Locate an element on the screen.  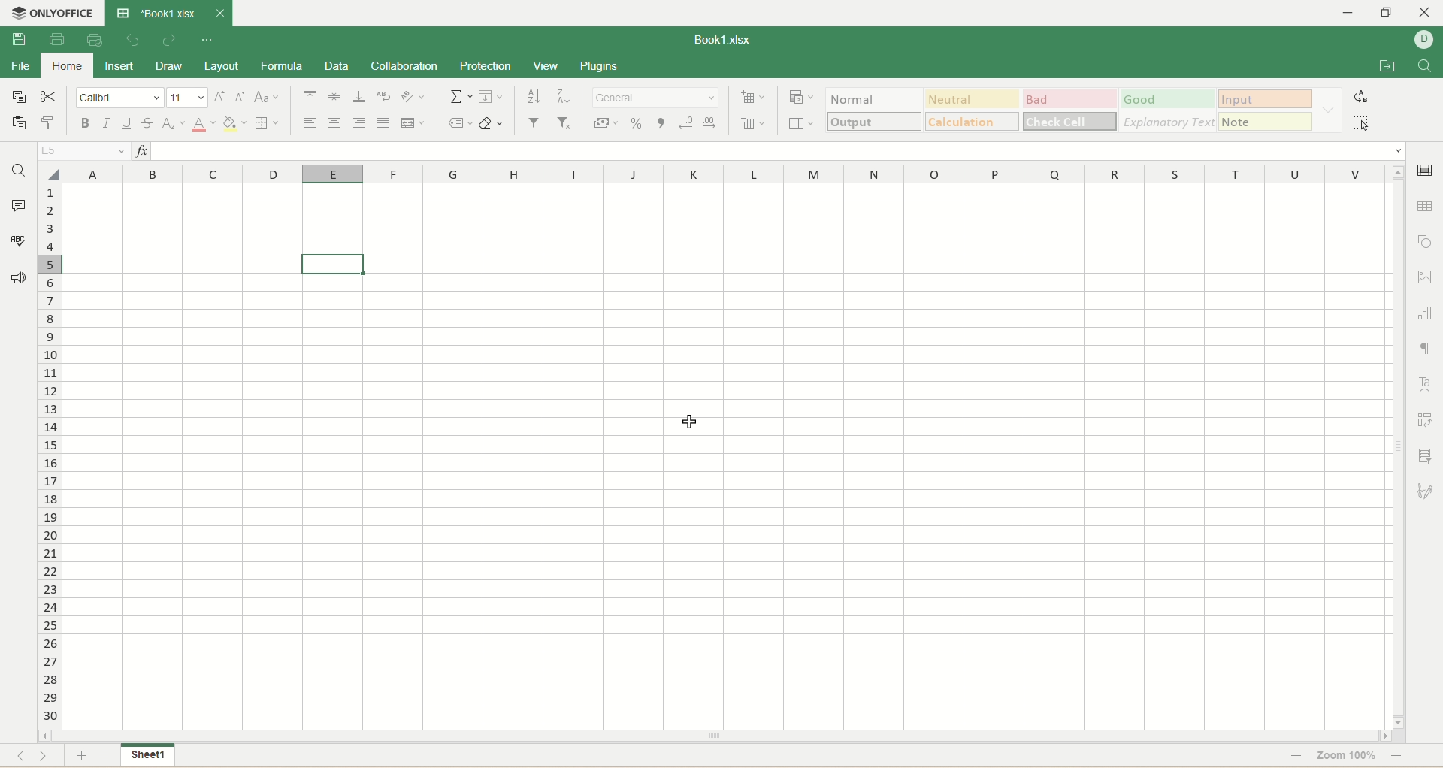
table is located at coordinates (800, 124).